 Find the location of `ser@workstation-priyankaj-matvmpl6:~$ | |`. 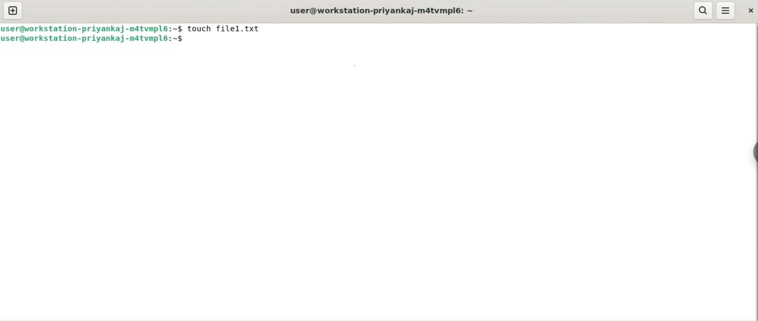

ser@workstation-priyankaj-matvmpl6:~$ | | is located at coordinates (92, 28).